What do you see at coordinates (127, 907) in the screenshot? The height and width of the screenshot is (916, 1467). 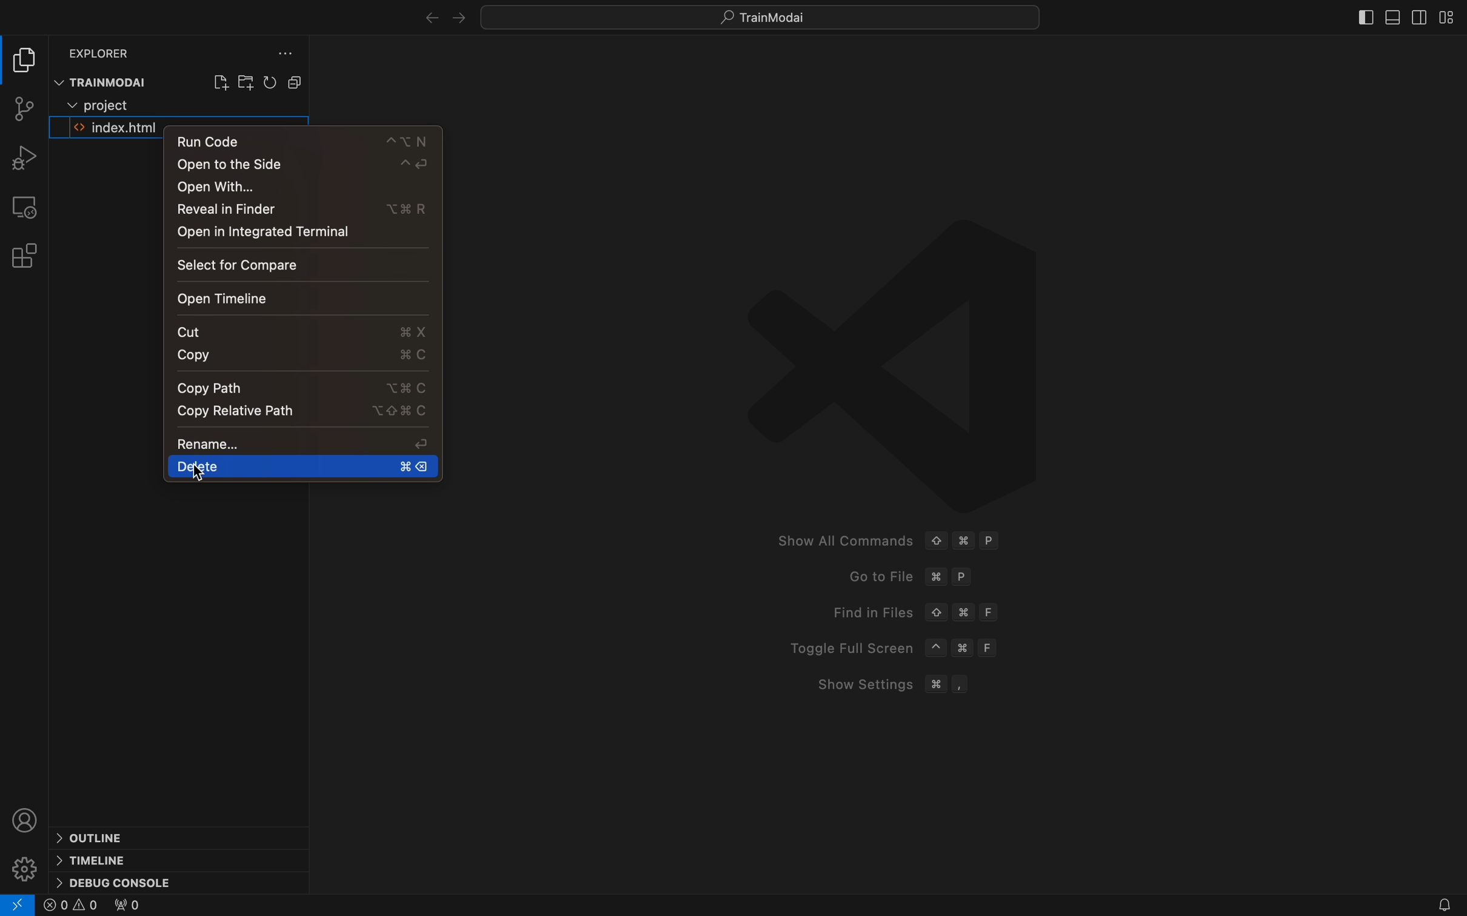 I see `0` at bounding box center [127, 907].